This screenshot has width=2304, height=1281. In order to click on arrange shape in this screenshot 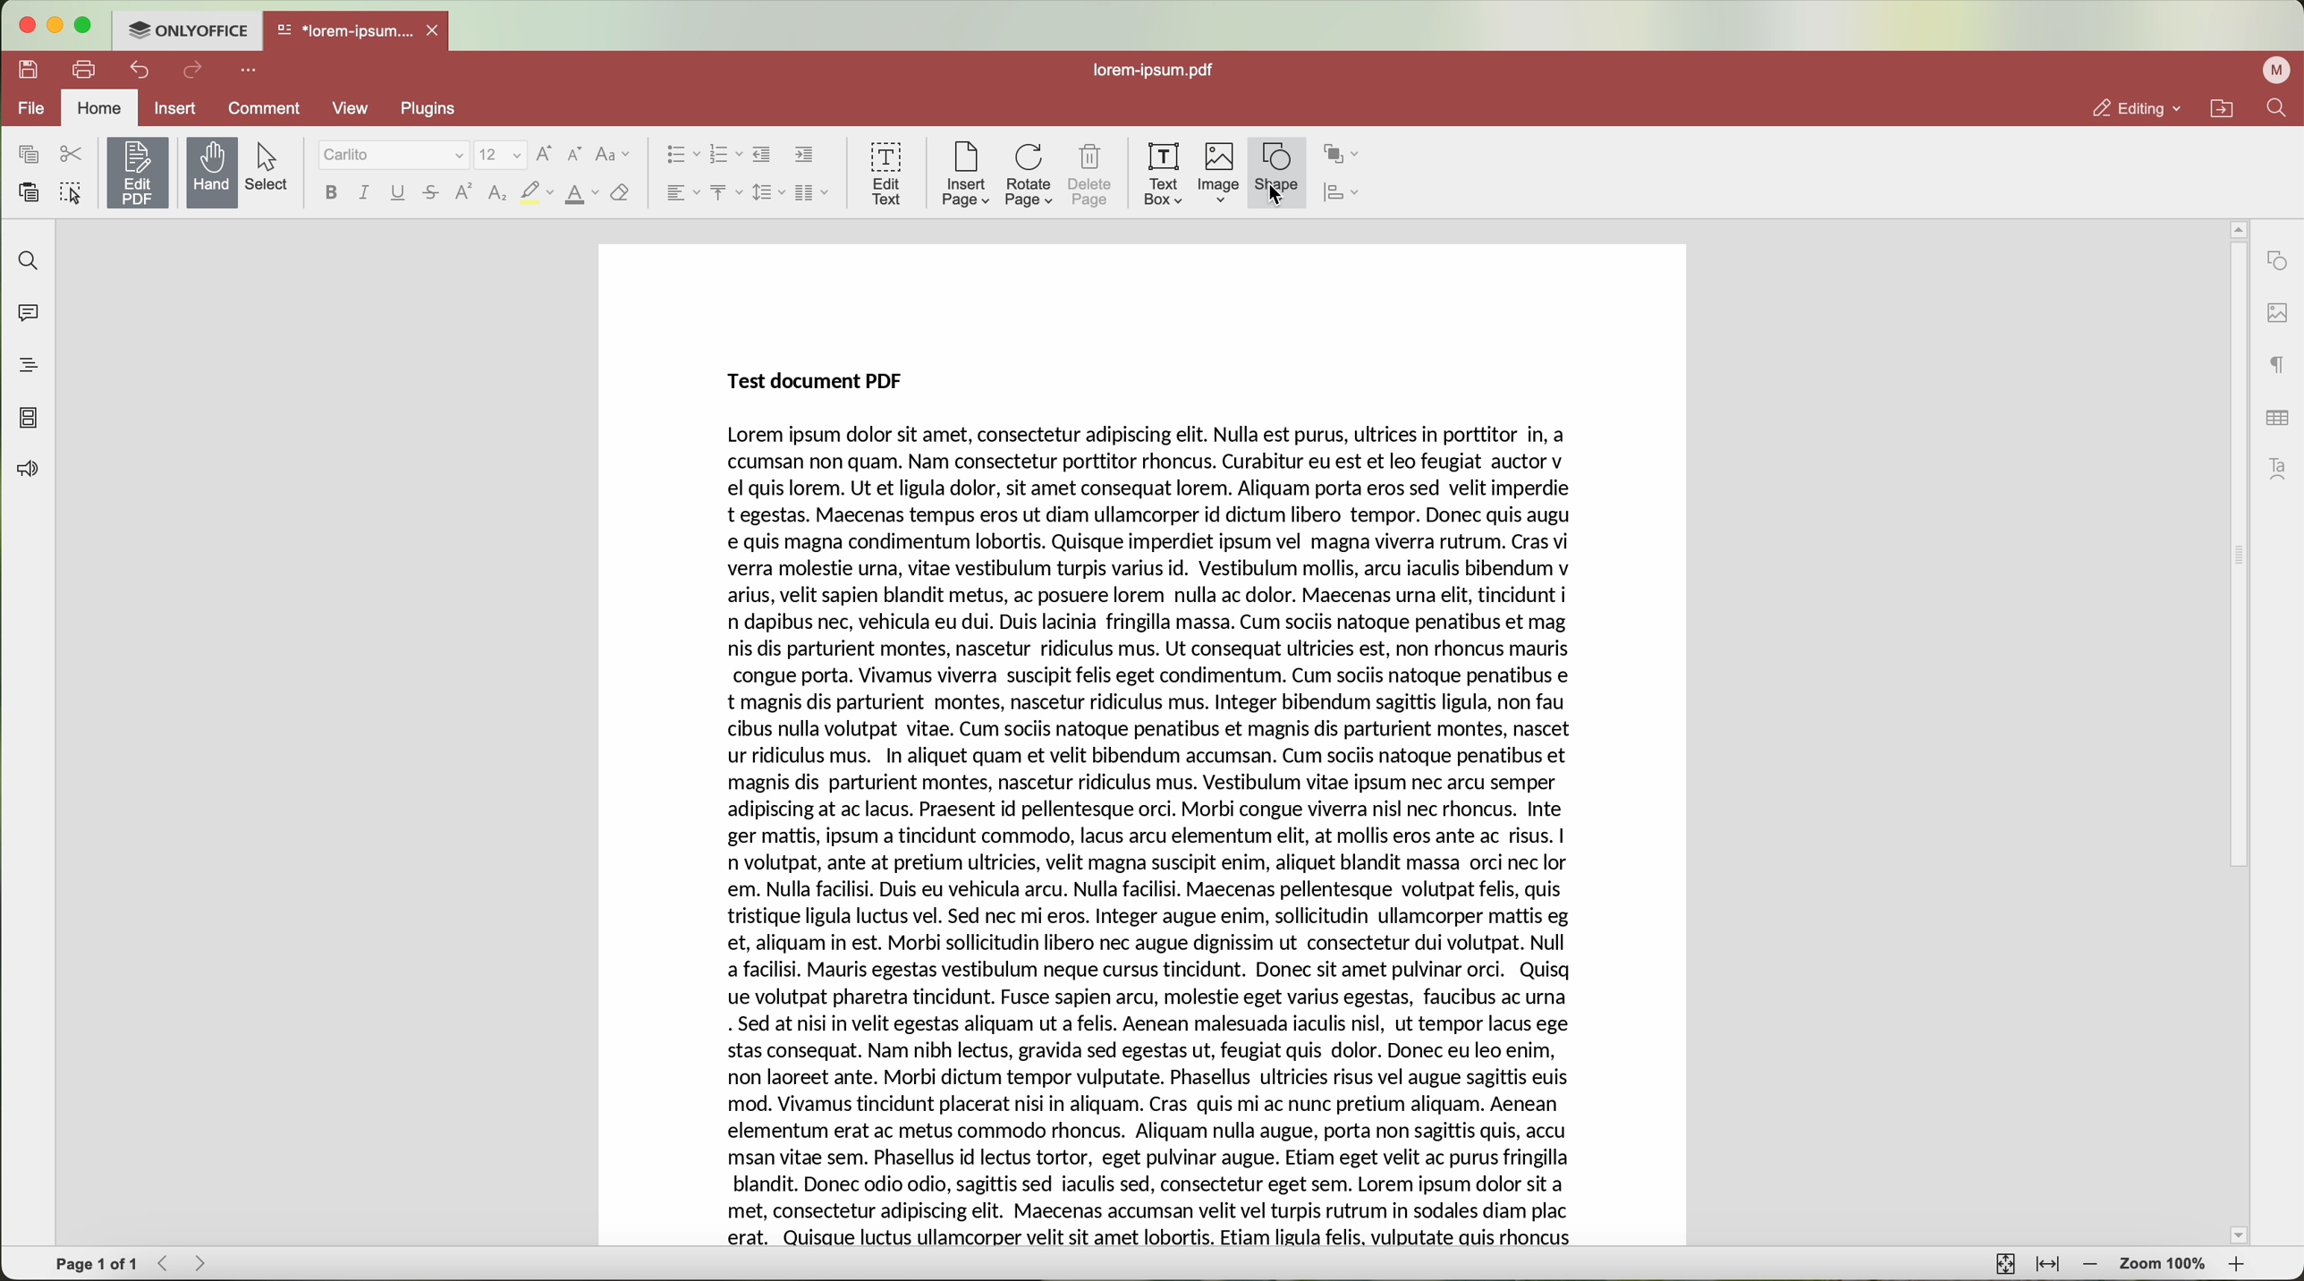, I will do `click(1345, 156)`.